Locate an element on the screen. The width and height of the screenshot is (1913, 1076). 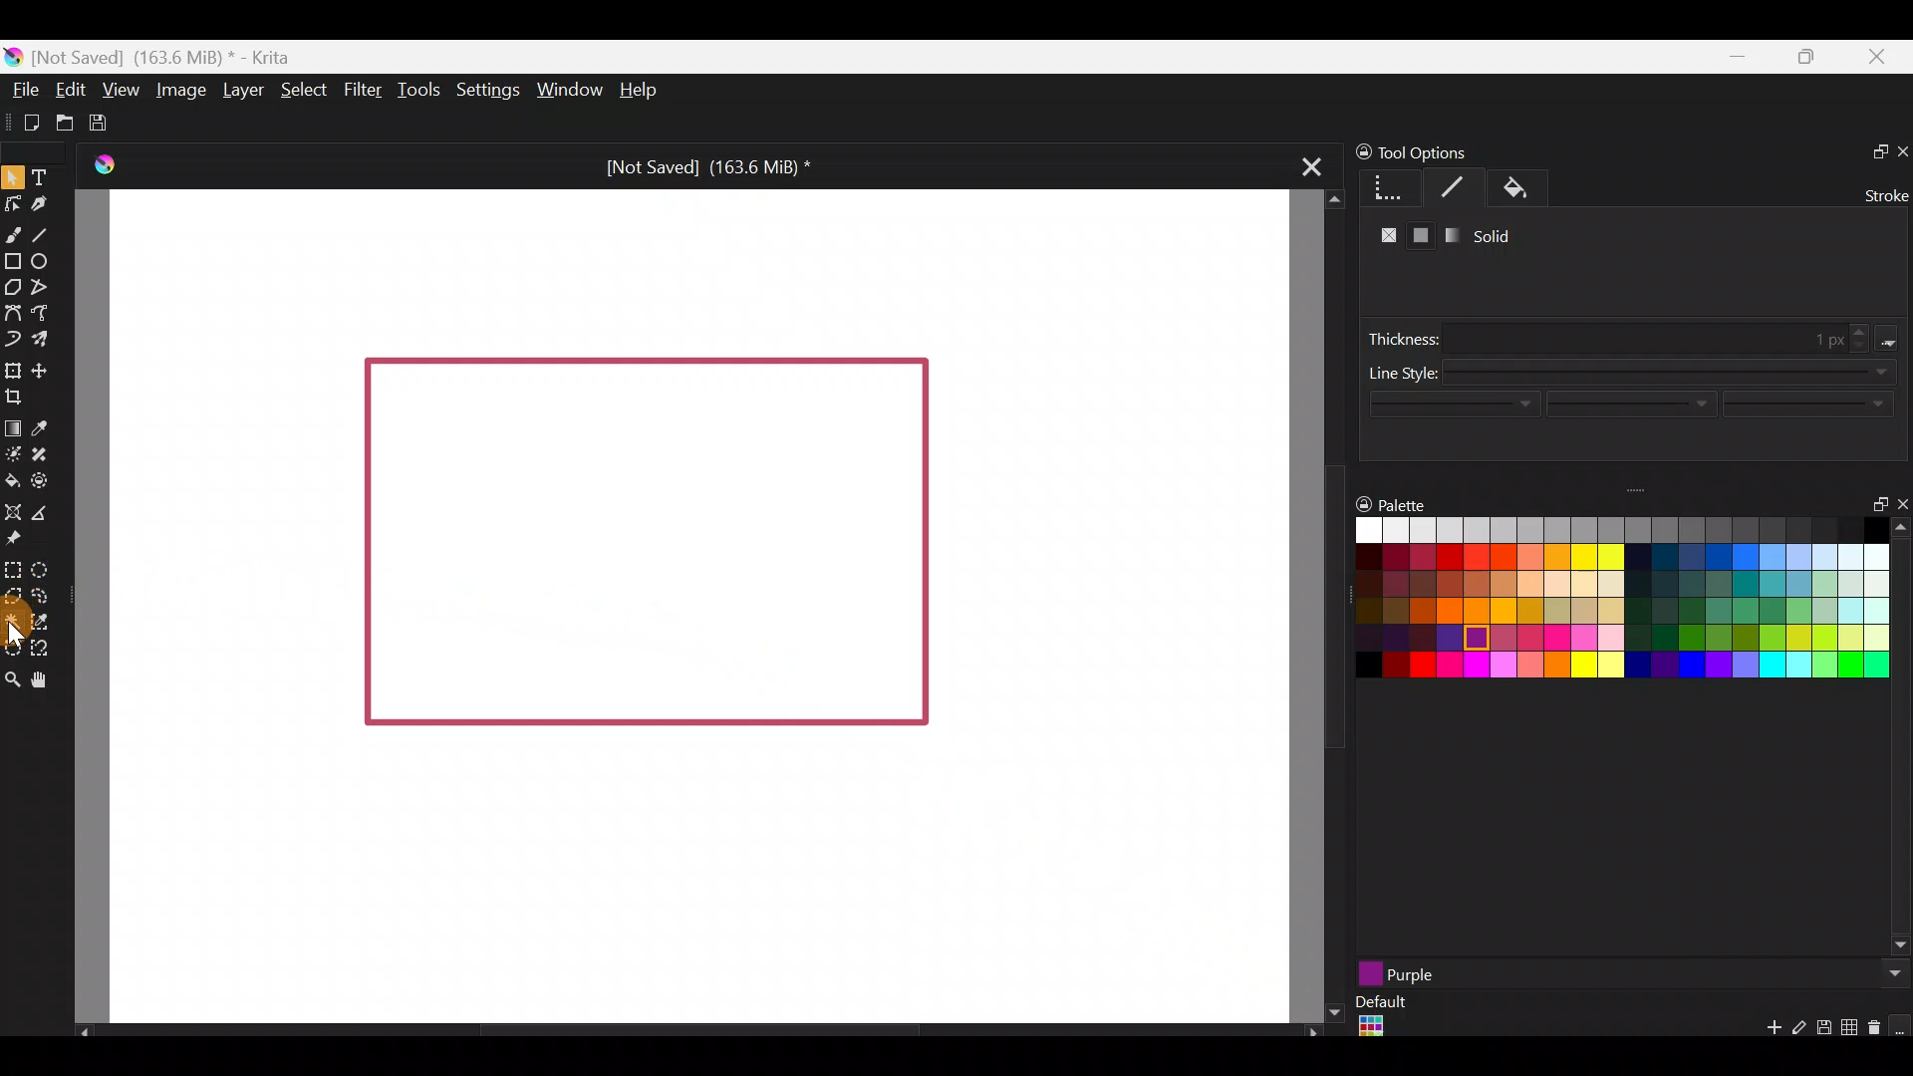
[Not Saved] (163.6 MiB) * - Krita is located at coordinates (173, 58).